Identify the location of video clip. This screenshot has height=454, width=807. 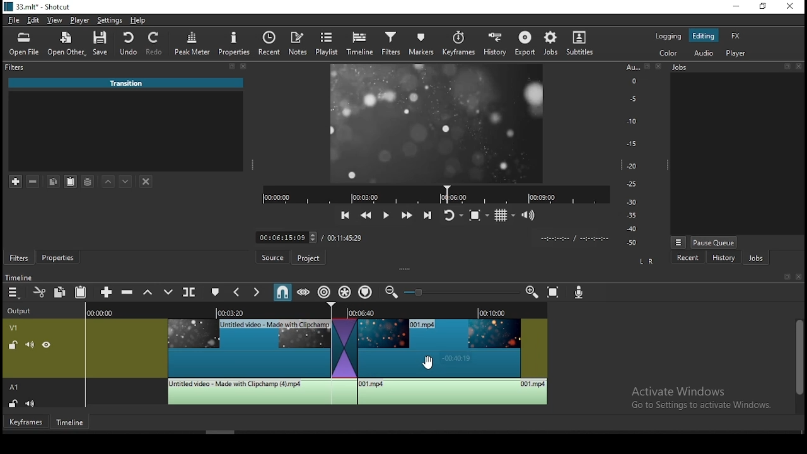
(455, 348).